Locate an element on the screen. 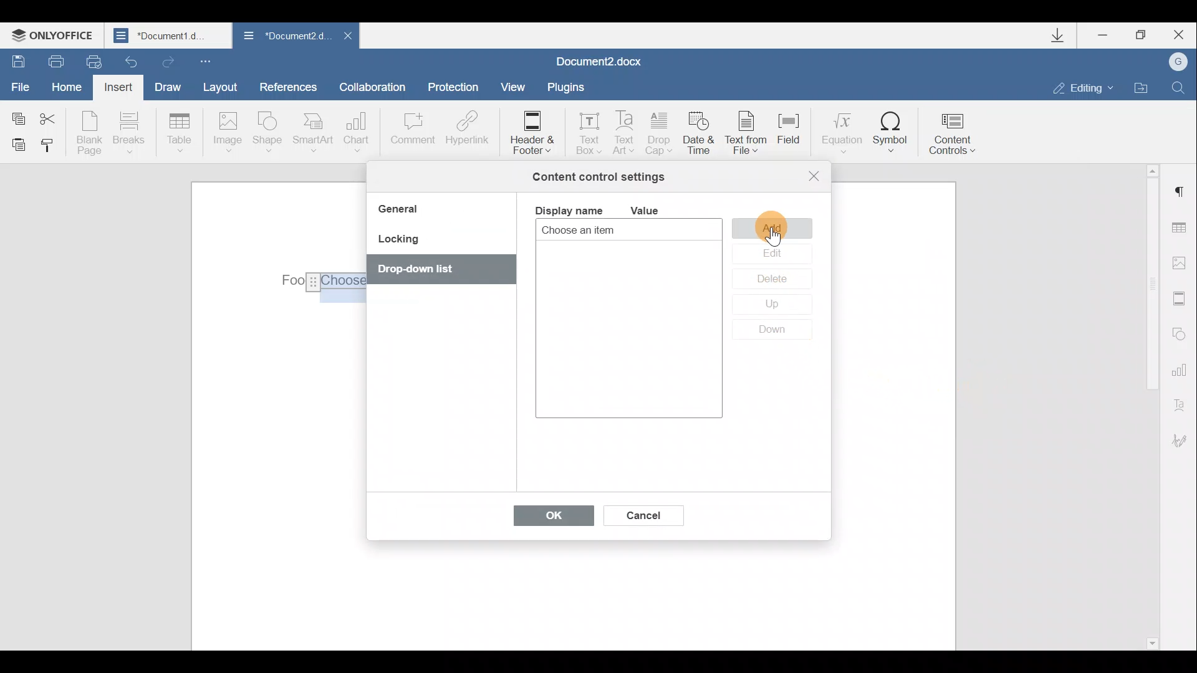  Downloads is located at coordinates (1062, 36).